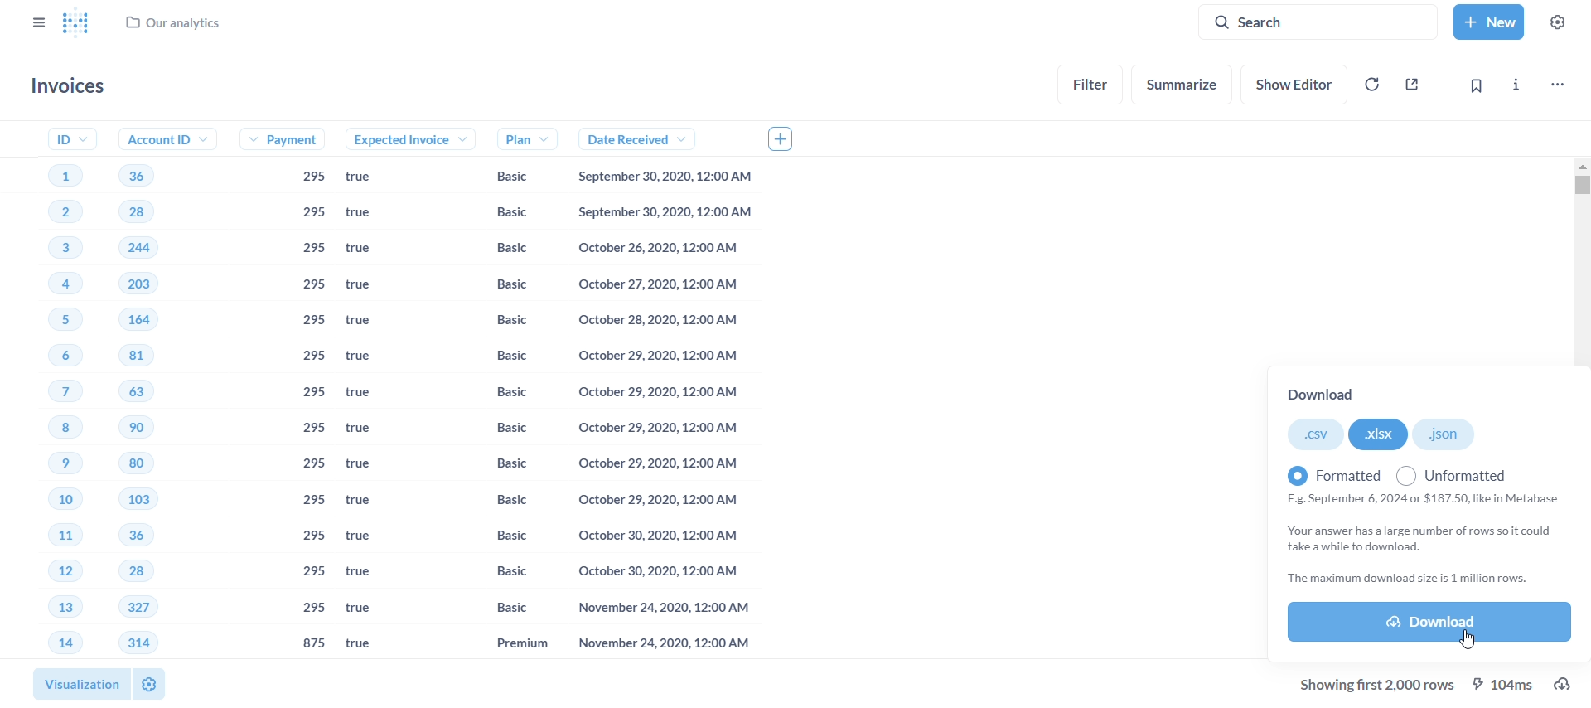  What do you see at coordinates (61, 173) in the screenshot?
I see `1` at bounding box center [61, 173].